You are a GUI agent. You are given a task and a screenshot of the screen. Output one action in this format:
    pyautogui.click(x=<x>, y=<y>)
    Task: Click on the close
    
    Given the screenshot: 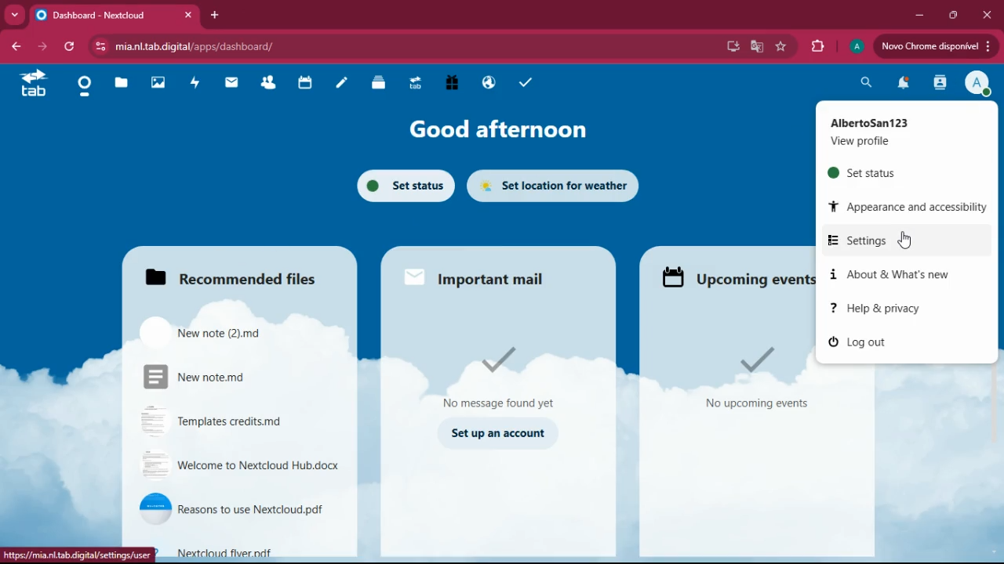 What is the action you would take?
    pyautogui.click(x=988, y=16)
    